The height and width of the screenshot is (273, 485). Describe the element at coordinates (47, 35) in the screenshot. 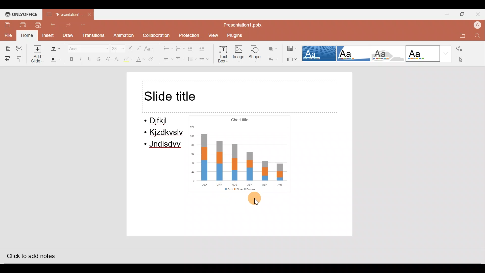

I see `Insert` at that location.